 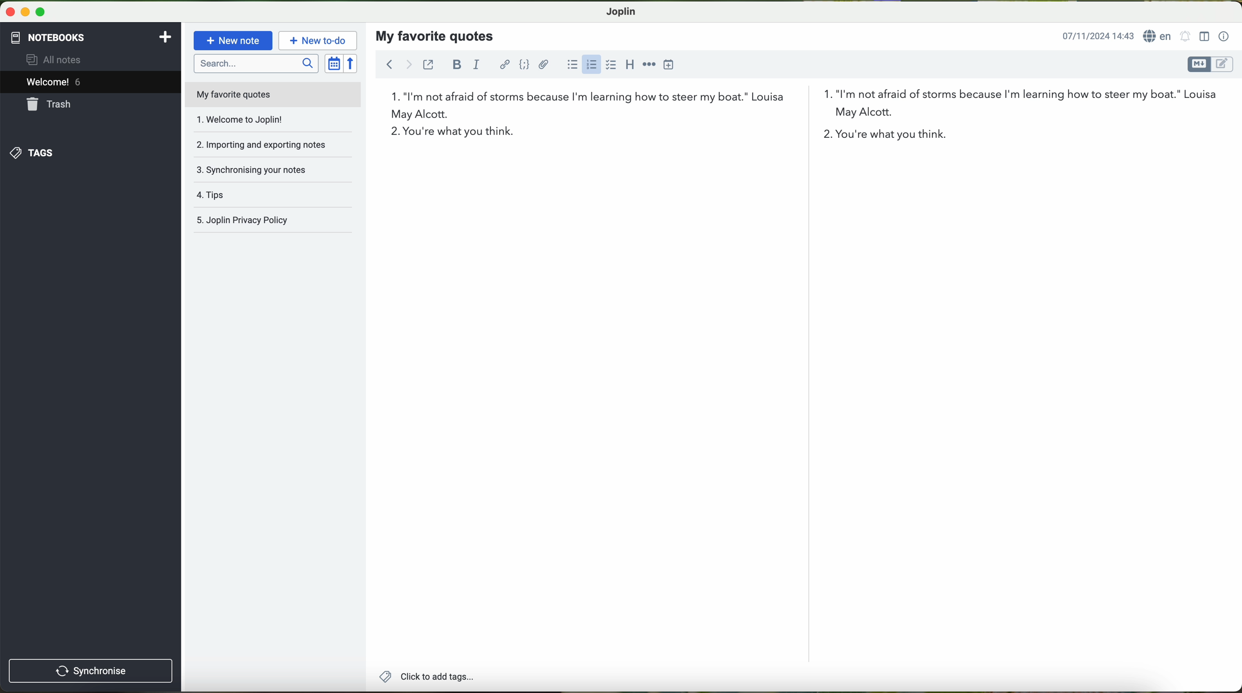 I want to click on note properties, so click(x=1225, y=36).